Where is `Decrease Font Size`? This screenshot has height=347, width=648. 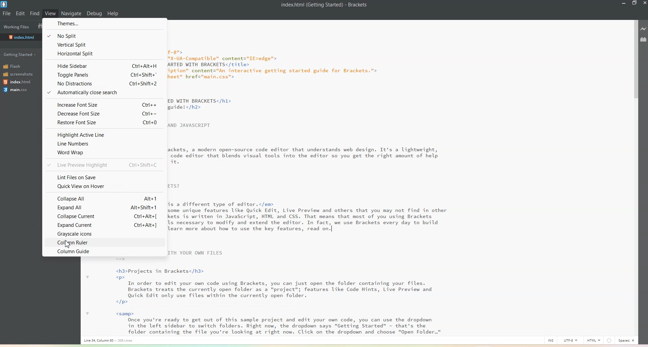
Decrease Font Size is located at coordinates (103, 113).